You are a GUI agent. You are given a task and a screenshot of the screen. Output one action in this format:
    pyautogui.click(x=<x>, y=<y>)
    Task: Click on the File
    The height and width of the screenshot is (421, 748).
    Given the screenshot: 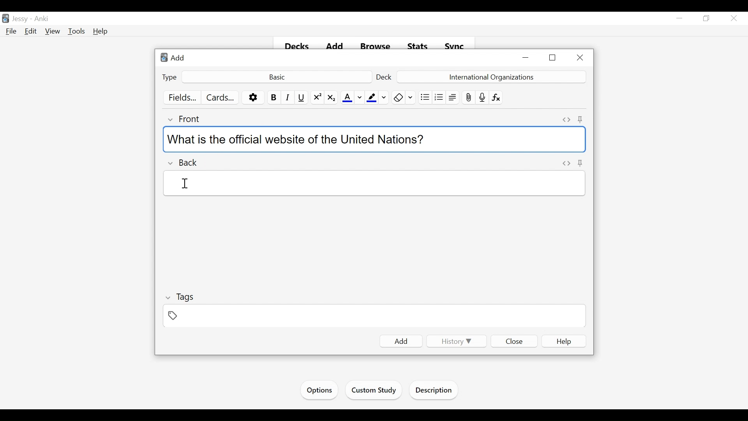 What is the action you would take?
    pyautogui.click(x=11, y=32)
    